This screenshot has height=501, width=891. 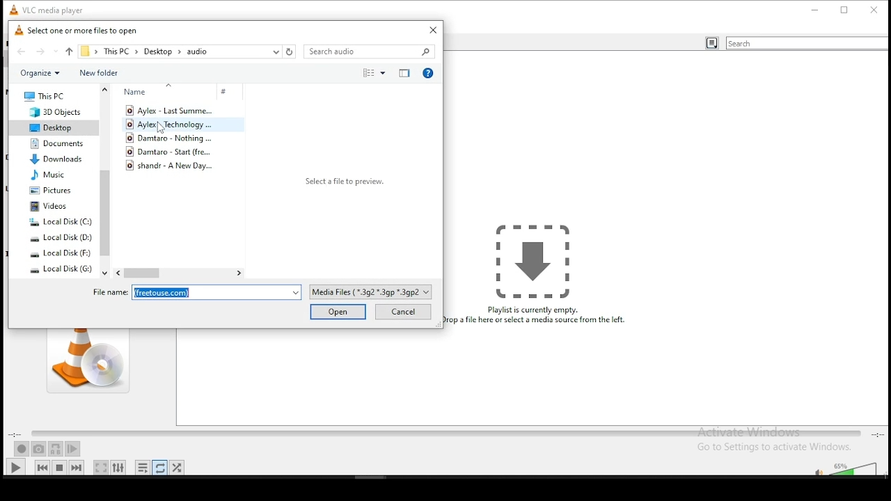 I want to click on local disk (G:), so click(x=61, y=269).